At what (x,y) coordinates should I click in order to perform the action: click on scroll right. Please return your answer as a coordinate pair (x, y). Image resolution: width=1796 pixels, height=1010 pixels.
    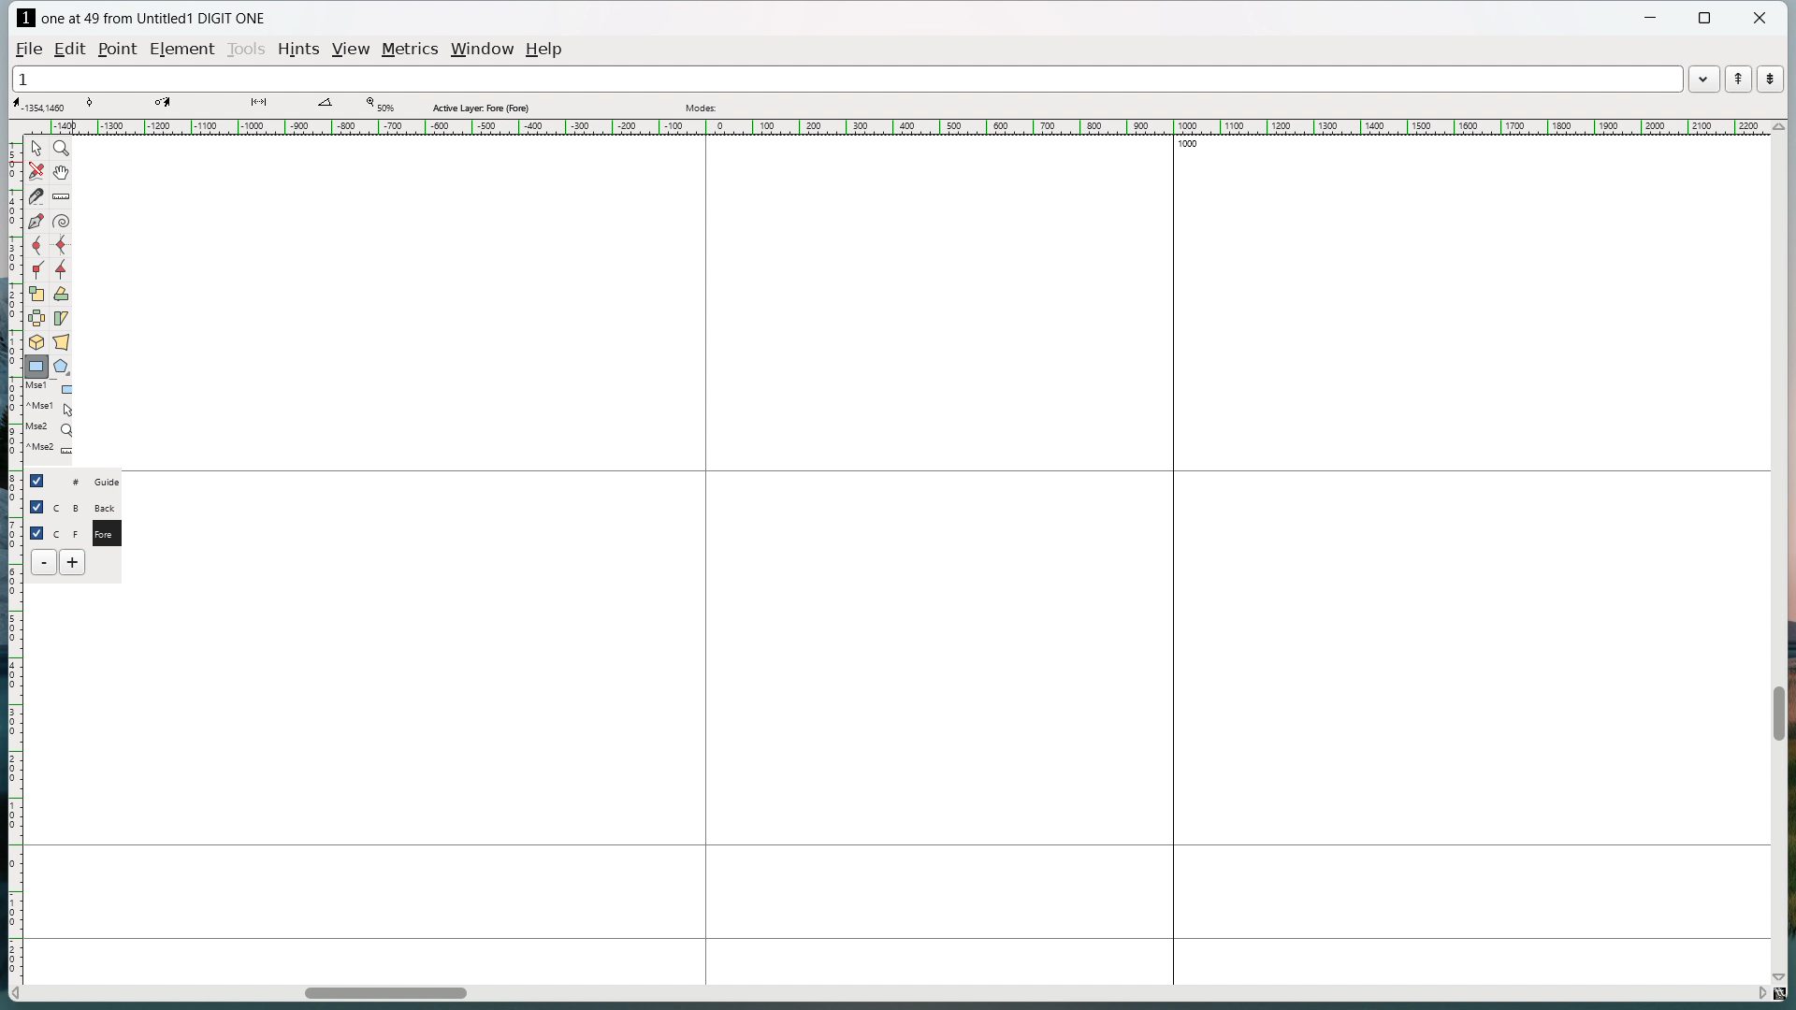
    Looking at the image, I should click on (1760, 991).